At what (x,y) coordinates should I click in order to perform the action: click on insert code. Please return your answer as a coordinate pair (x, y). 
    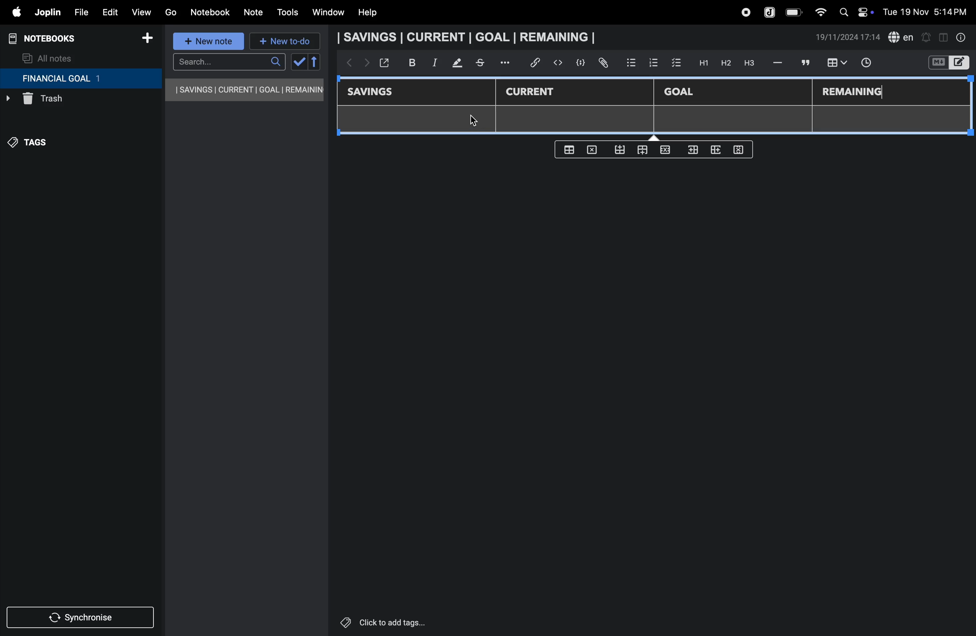
    Looking at the image, I should click on (559, 63).